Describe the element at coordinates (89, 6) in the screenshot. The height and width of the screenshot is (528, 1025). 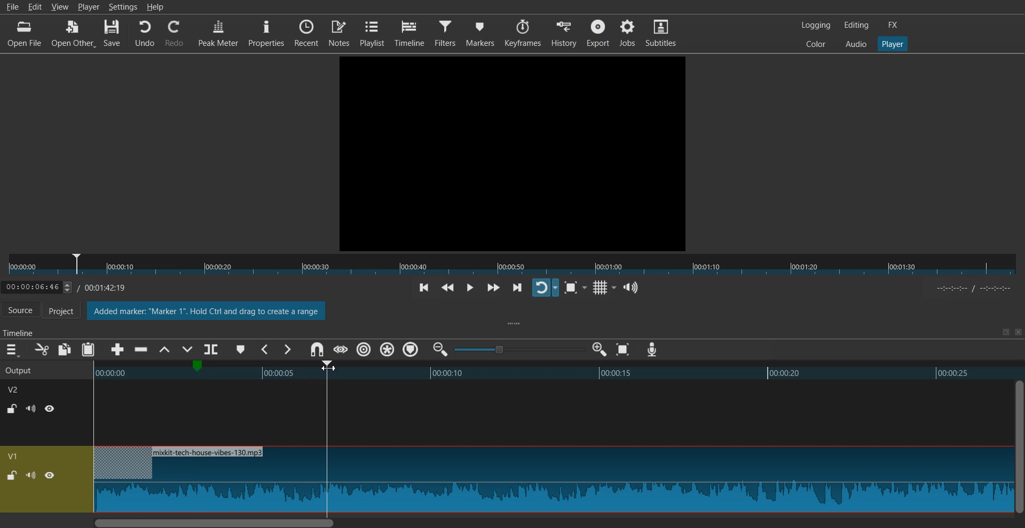
I see `Player` at that location.